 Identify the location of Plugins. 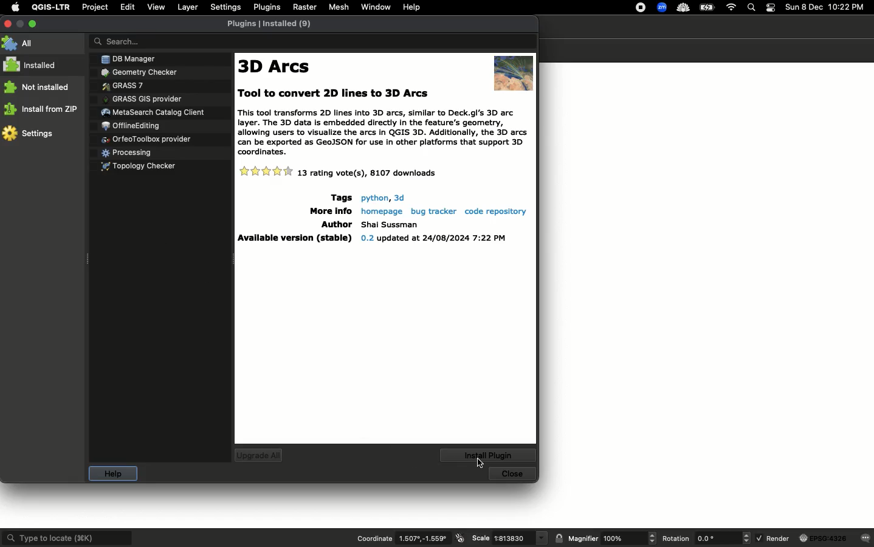
(142, 97).